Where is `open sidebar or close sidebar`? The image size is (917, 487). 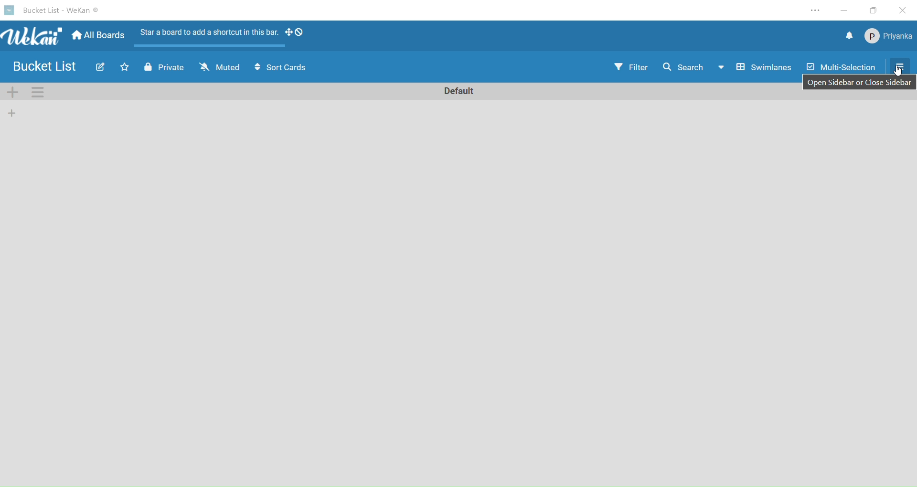
open sidebar or close sidebar is located at coordinates (859, 83).